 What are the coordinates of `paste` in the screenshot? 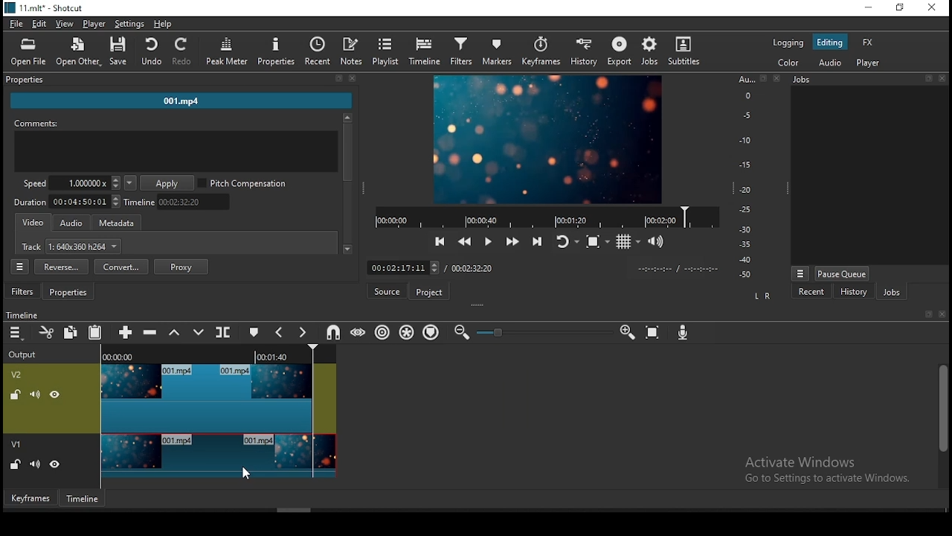 It's located at (94, 334).